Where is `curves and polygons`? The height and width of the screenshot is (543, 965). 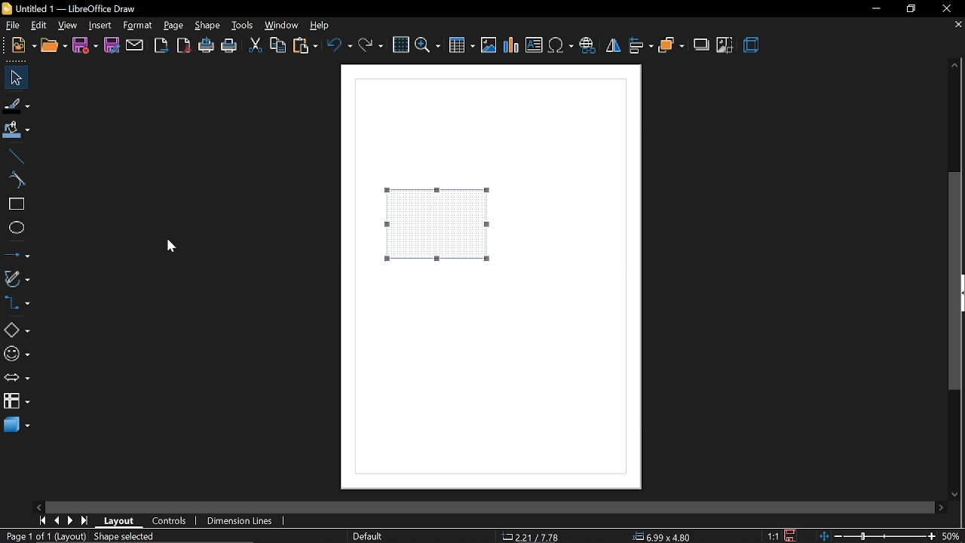
curves and polygons is located at coordinates (17, 278).